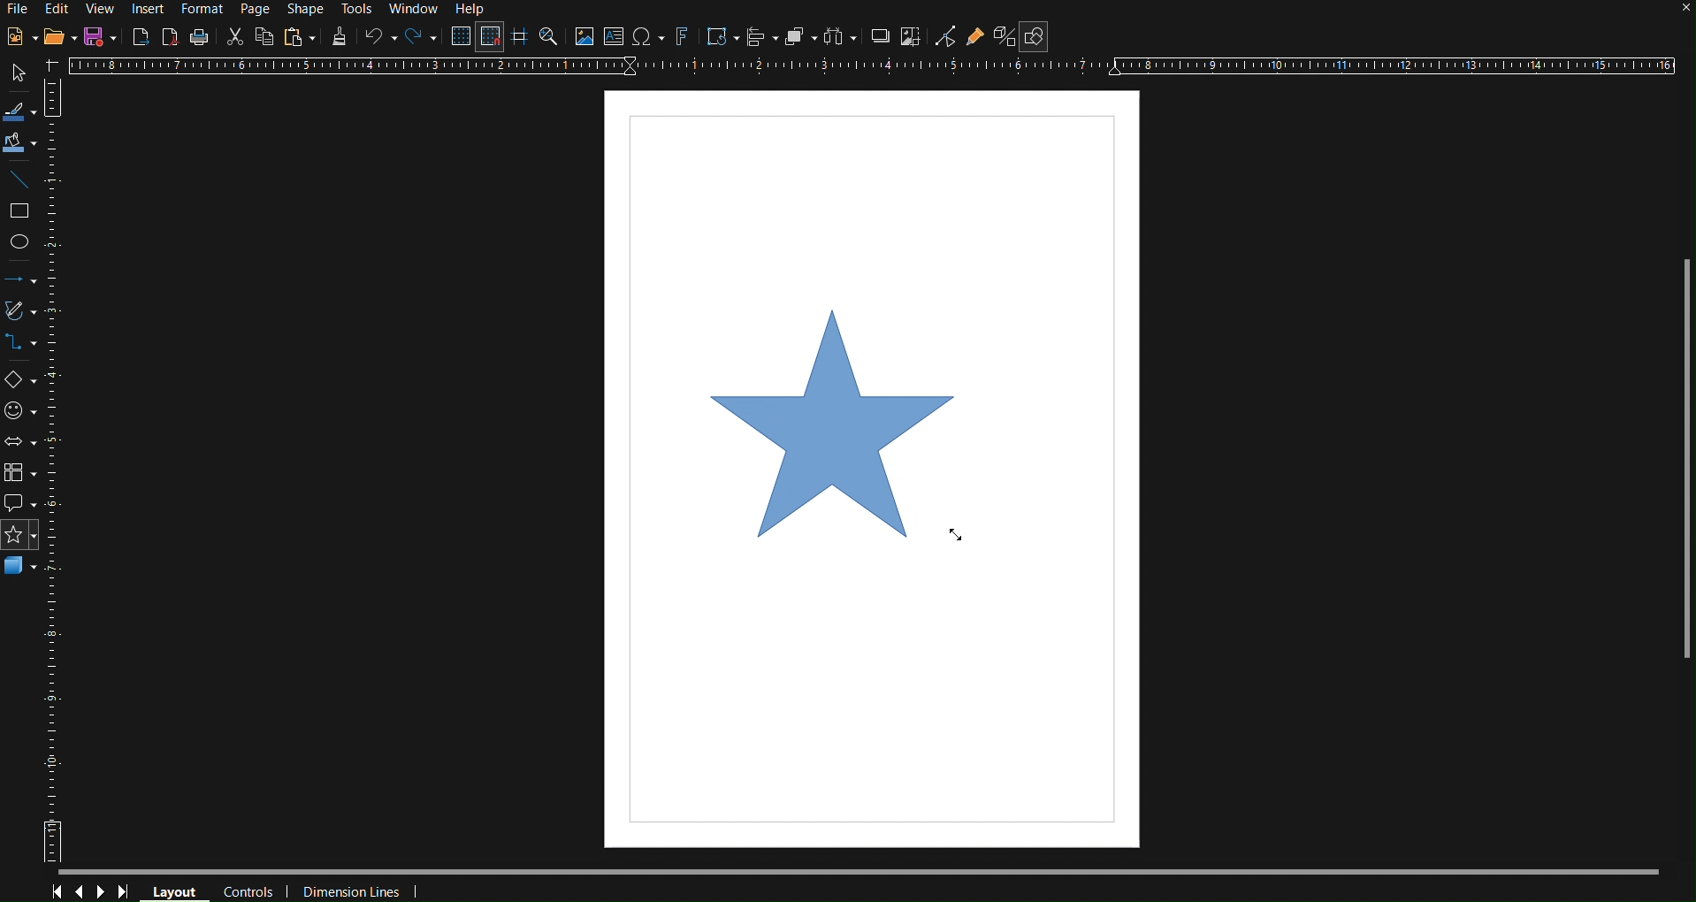 This screenshot has width=1696, height=902. Describe the element at coordinates (255, 8) in the screenshot. I see `Page` at that location.